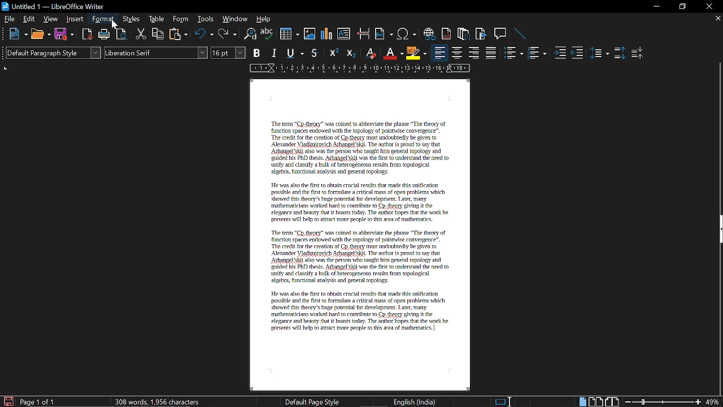 This screenshot has height=407, width=723. What do you see at coordinates (29, 19) in the screenshot?
I see `Edit` at bounding box center [29, 19].